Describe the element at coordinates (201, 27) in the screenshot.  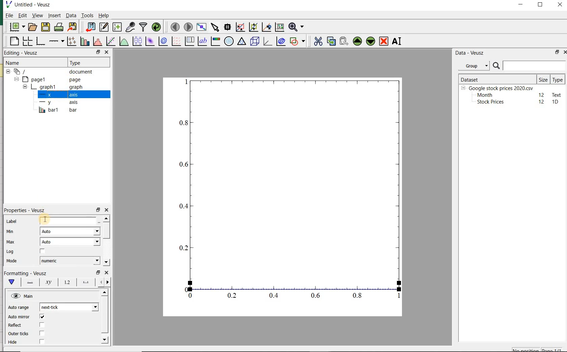
I see `view plot full screen` at that location.